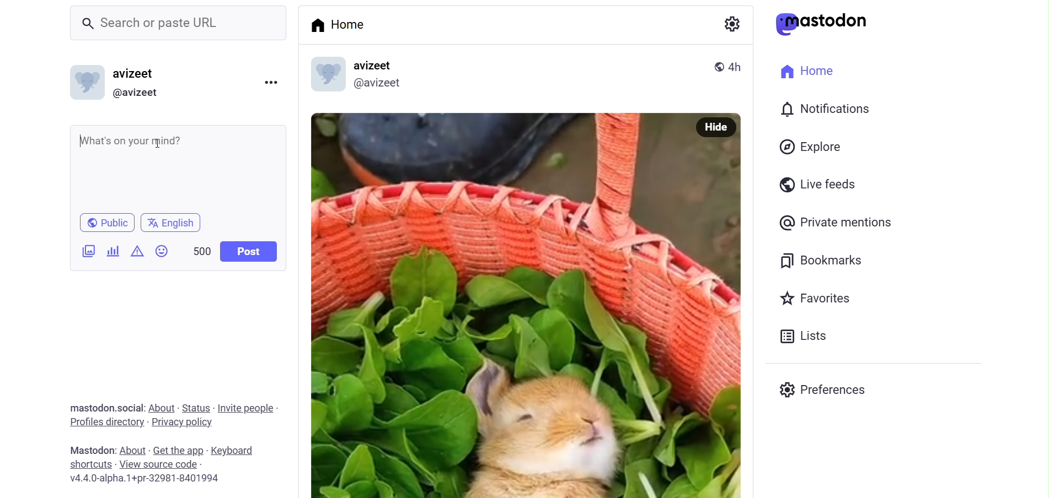 The image size is (1049, 498). What do you see at coordinates (837, 221) in the screenshot?
I see `Private Mentions` at bounding box center [837, 221].